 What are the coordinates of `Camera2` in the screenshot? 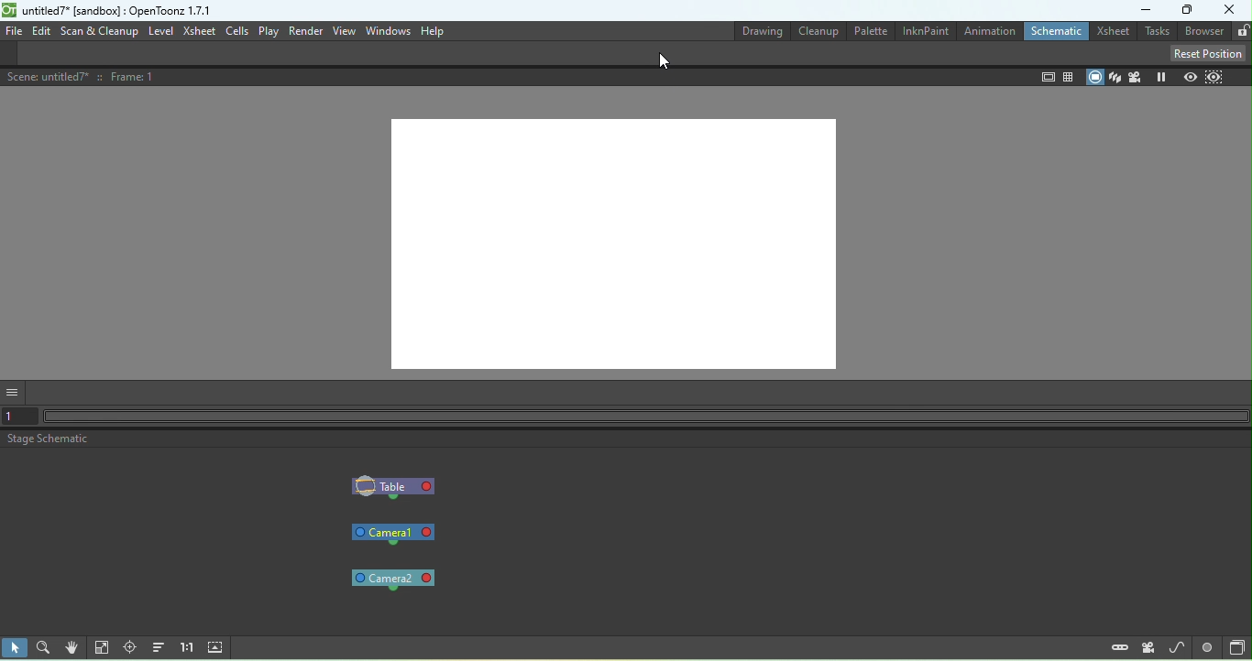 It's located at (391, 580).